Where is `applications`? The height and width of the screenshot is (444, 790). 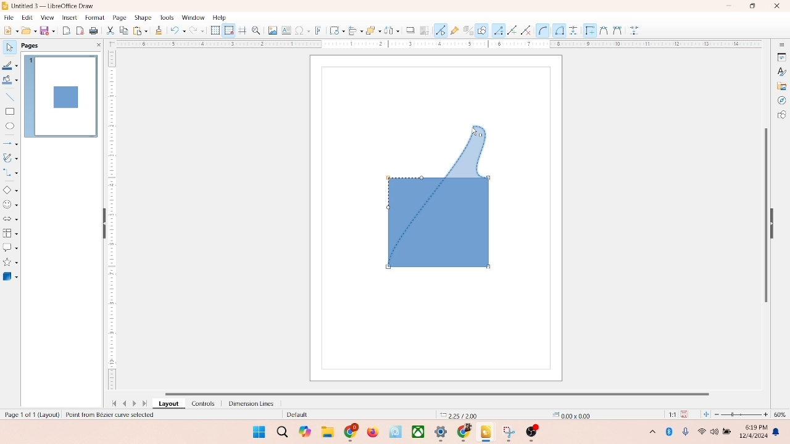
applications is located at coordinates (445, 433).